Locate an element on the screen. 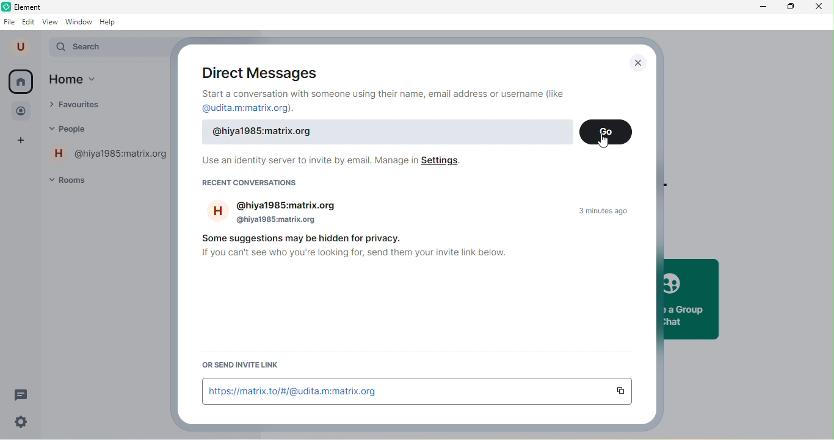 The height and width of the screenshot is (440, 834). help is located at coordinates (111, 22).